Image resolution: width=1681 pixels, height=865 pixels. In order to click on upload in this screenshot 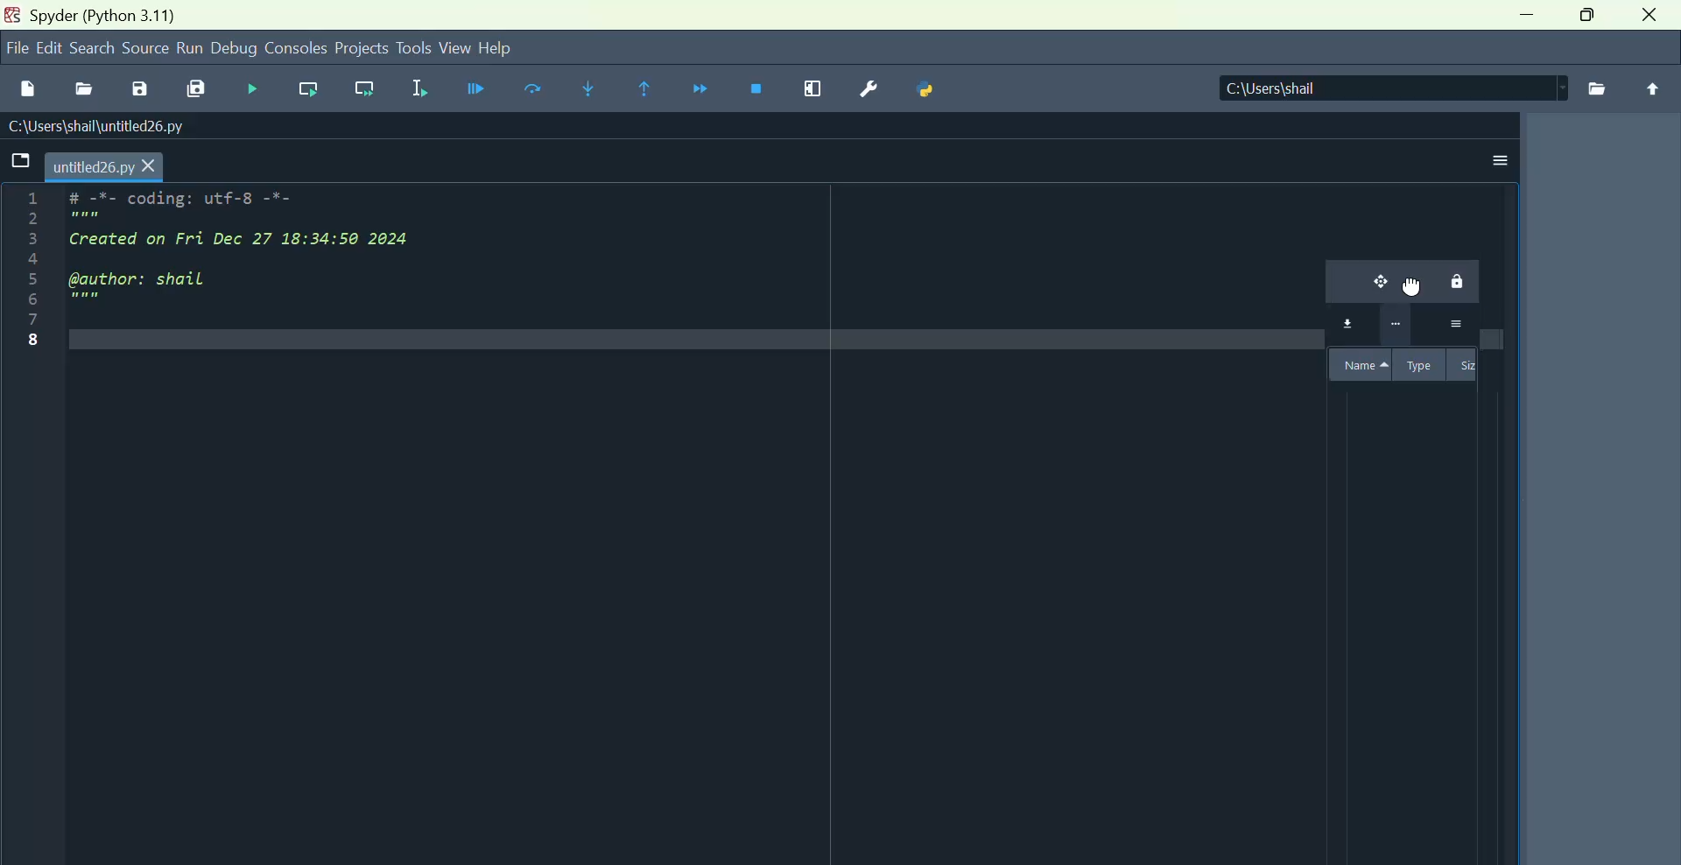, I will do `click(1653, 88)`.